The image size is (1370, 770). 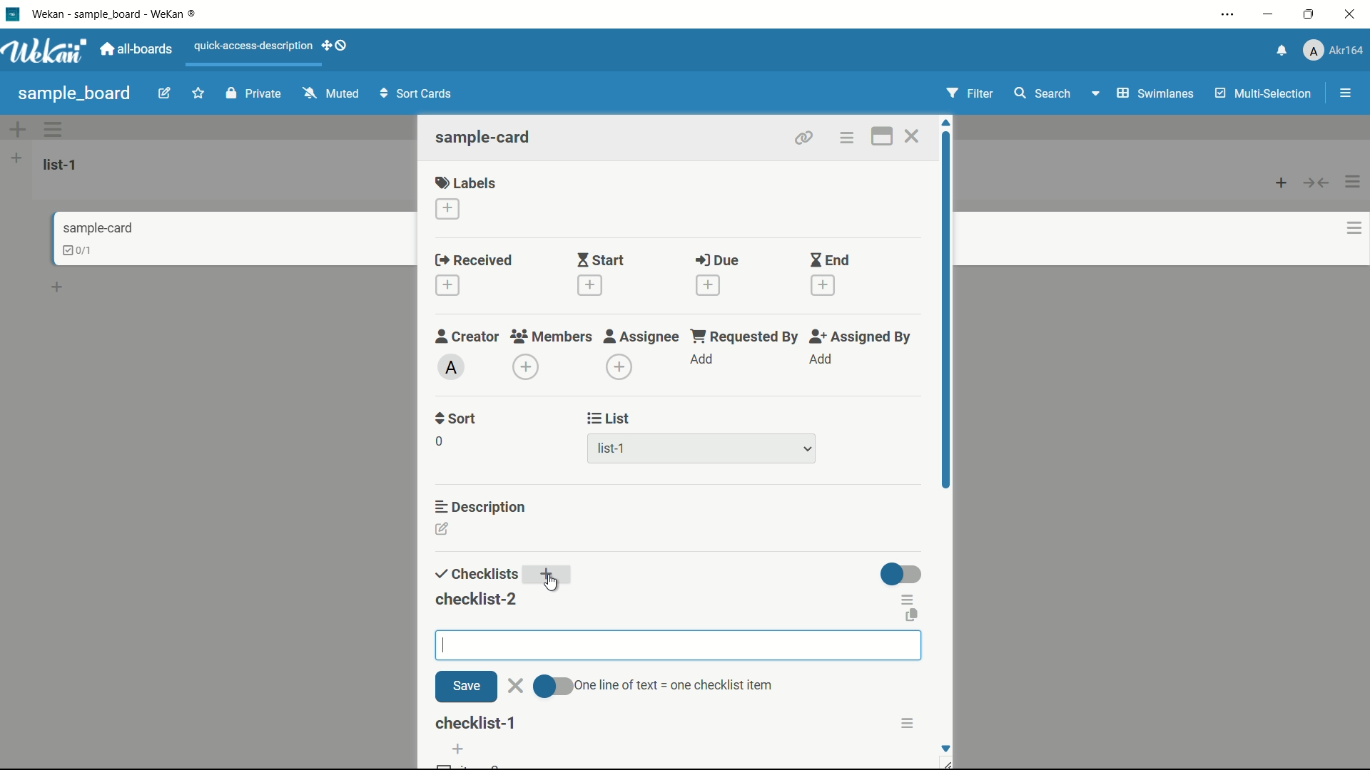 What do you see at coordinates (466, 182) in the screenshot?
I see `labels` at bounding box center [466, 182].